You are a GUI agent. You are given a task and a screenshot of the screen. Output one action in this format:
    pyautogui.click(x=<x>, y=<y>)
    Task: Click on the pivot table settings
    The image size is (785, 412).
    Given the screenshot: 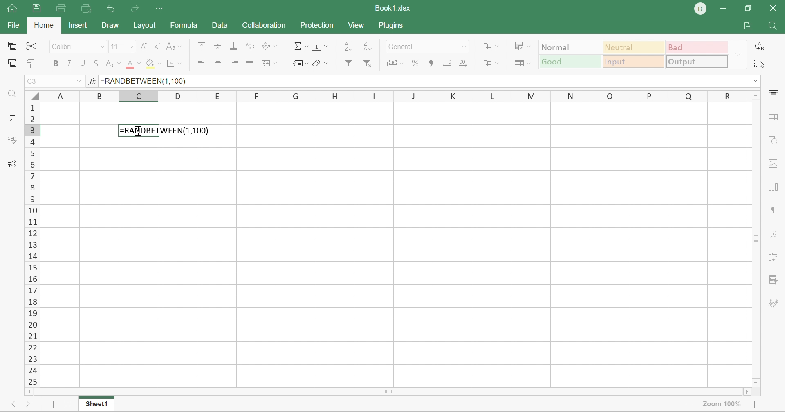 What is the action you would take?
    pyautogui.click(x=772, y=256)
    